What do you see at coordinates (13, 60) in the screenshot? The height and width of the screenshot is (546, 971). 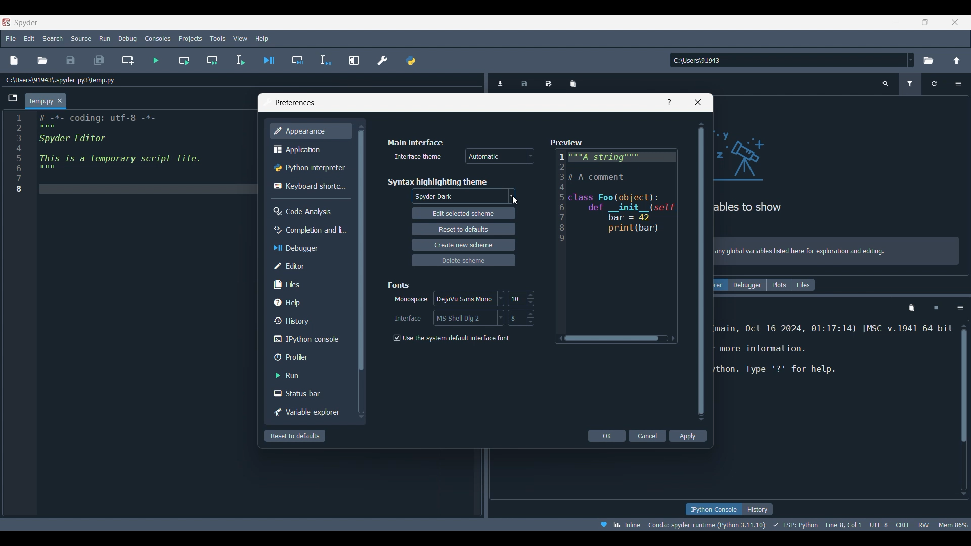 I see `New` at bounding box center [13, 60].